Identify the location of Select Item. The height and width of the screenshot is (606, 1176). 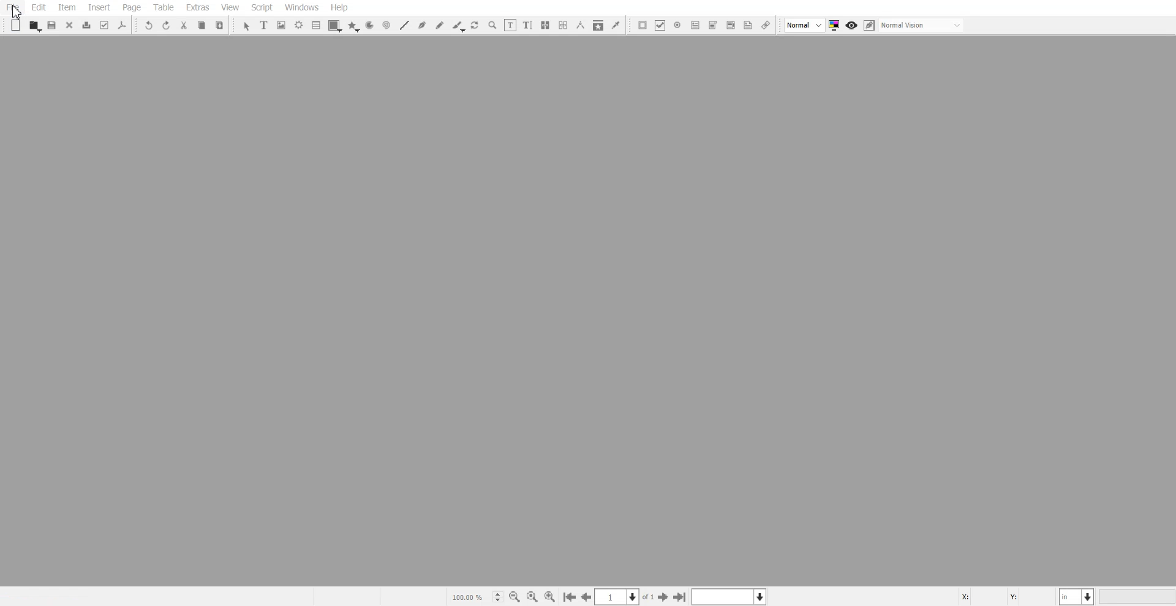
(246, 26).